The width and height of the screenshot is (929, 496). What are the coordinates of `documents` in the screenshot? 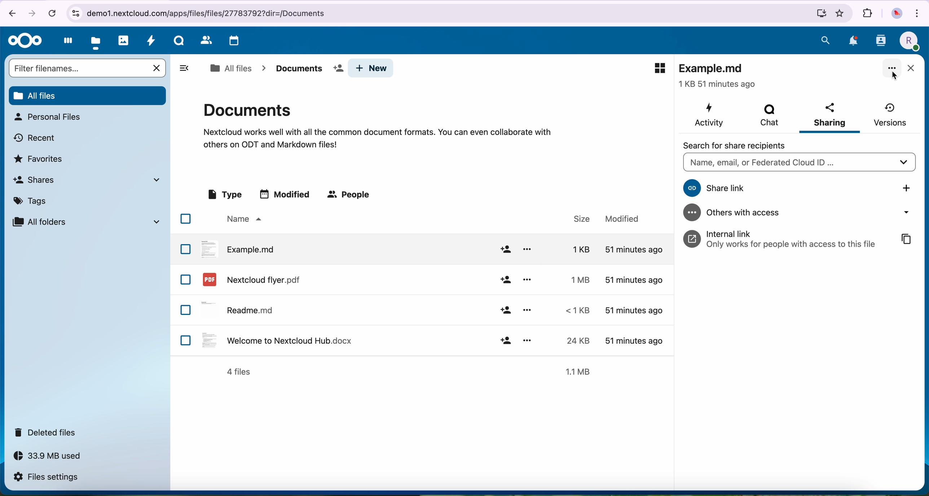 It's located at (377, 124).